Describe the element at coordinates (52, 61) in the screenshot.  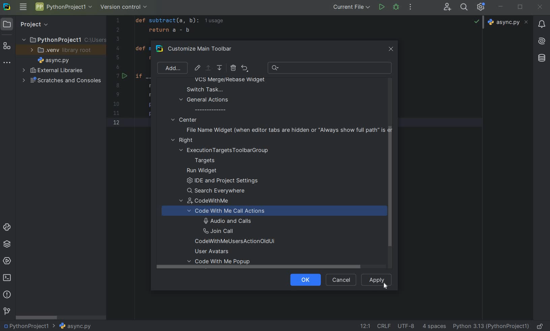
I see `FILE NAME` at that location.